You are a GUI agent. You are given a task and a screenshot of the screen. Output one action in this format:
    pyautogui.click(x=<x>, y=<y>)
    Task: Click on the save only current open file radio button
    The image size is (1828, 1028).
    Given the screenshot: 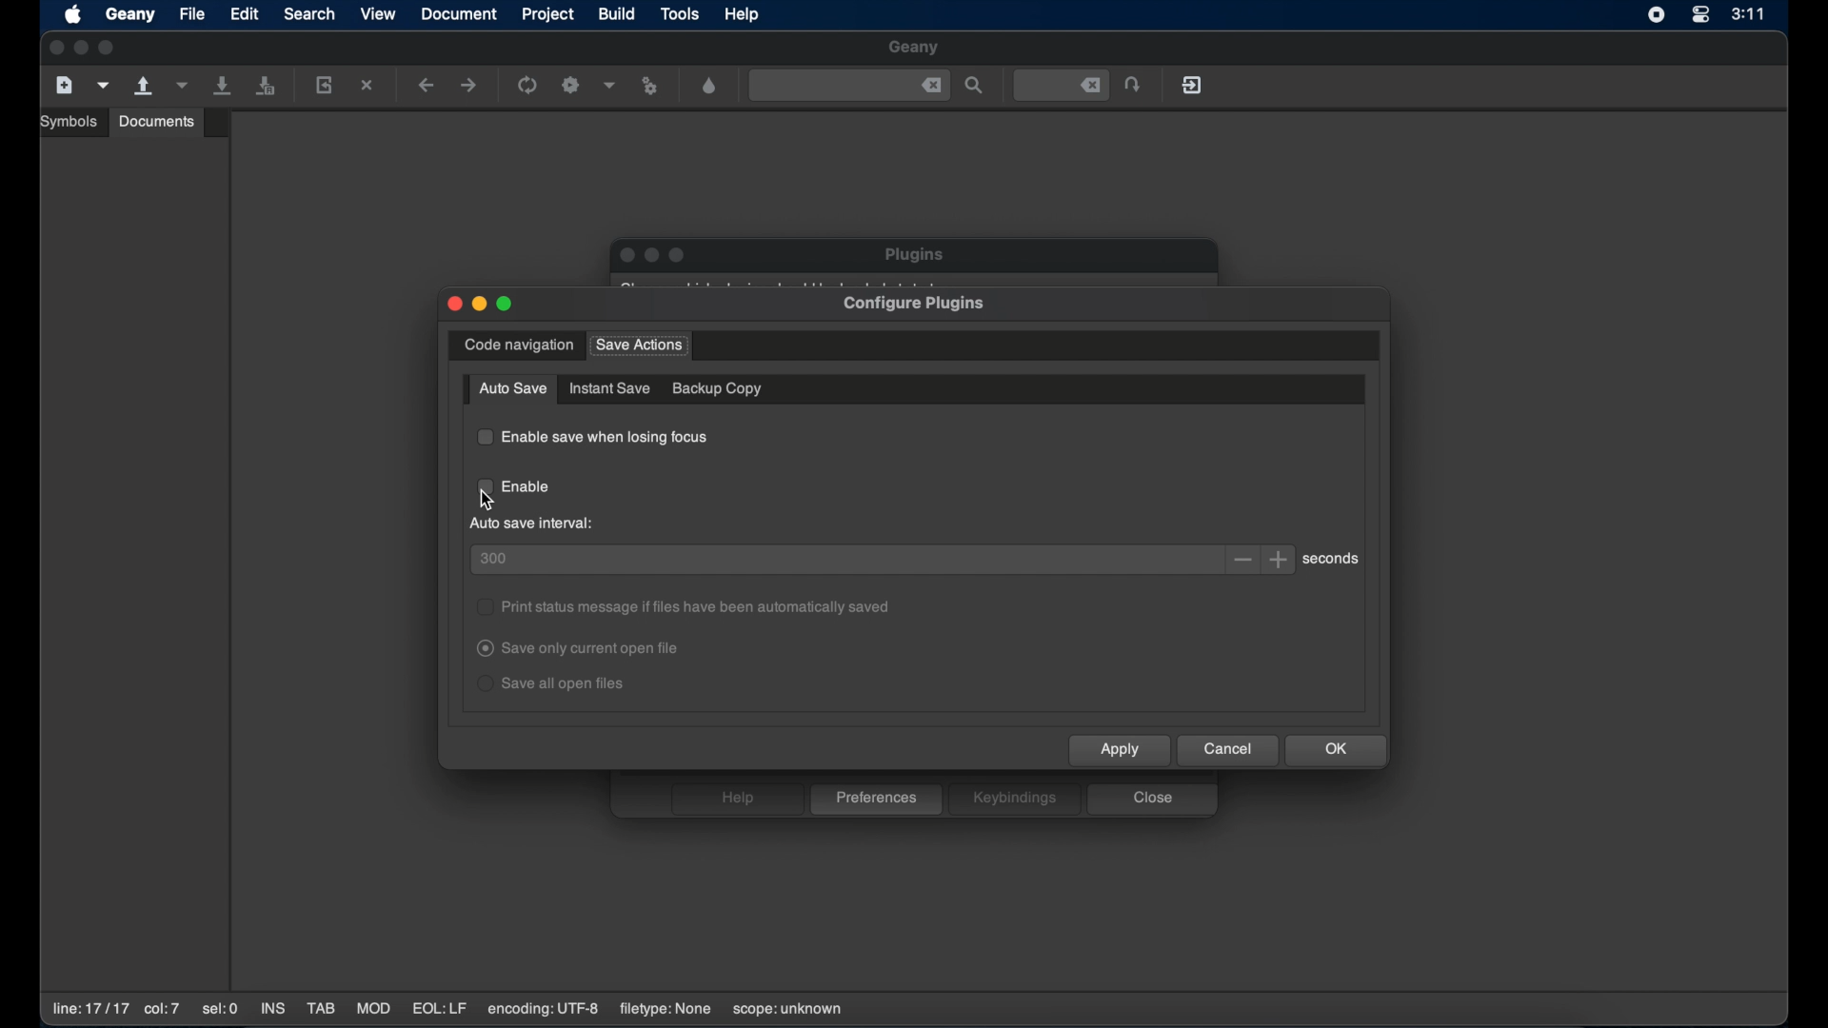 What is the action you would take?
    pyautogui.click(x=581, y=649)
    